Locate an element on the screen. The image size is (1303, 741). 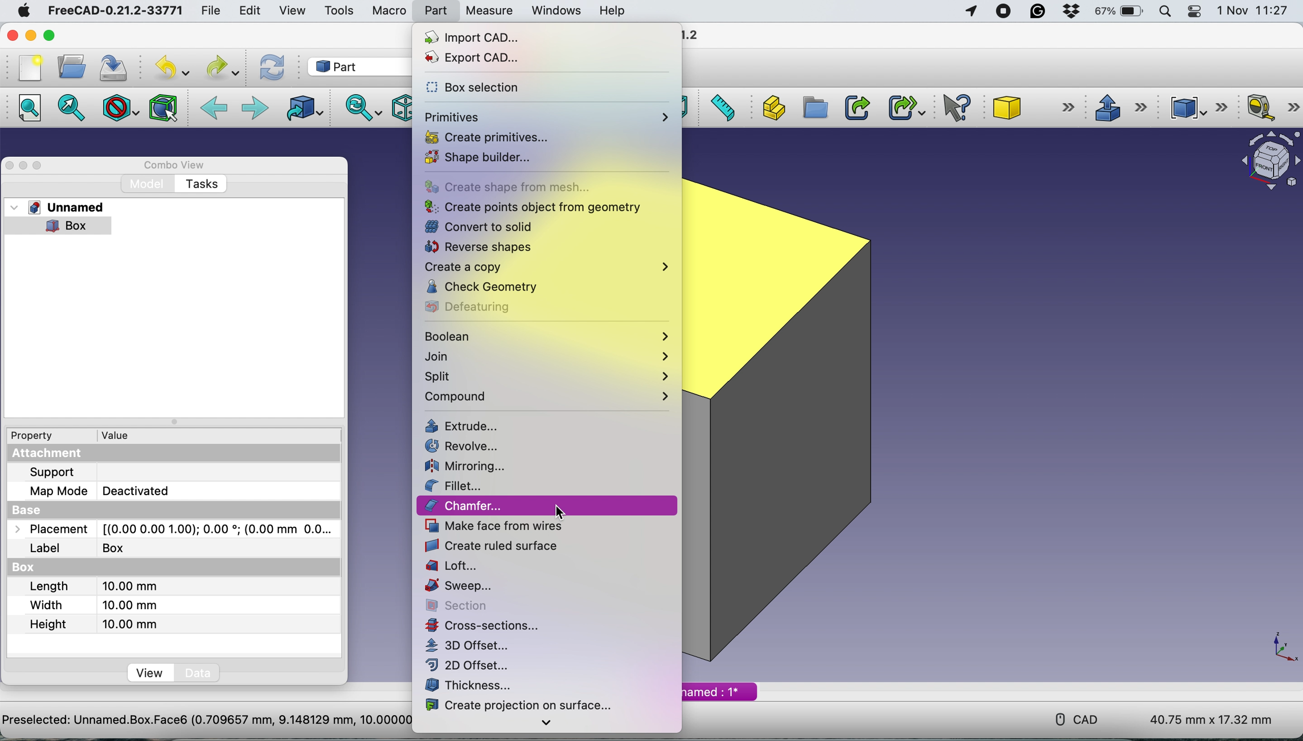
fit to selection is located at coordinates (71, 107).